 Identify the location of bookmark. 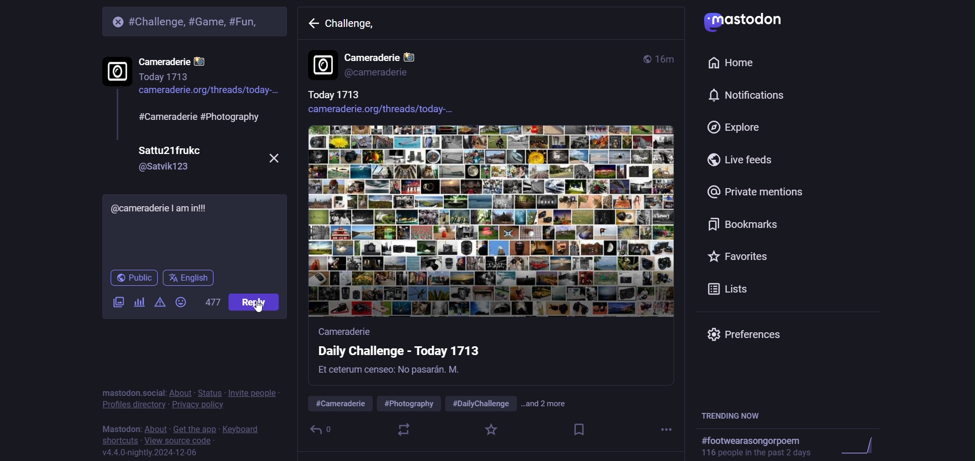
(742, 225).